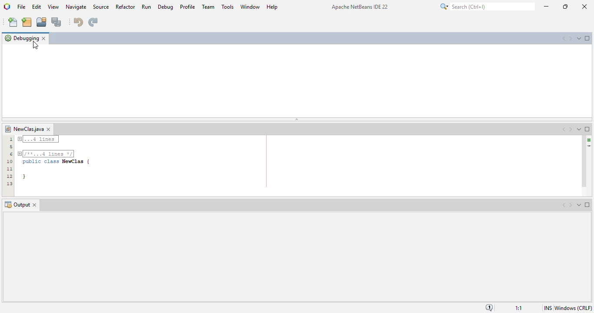  I want to click on tools, so click(228, 6).